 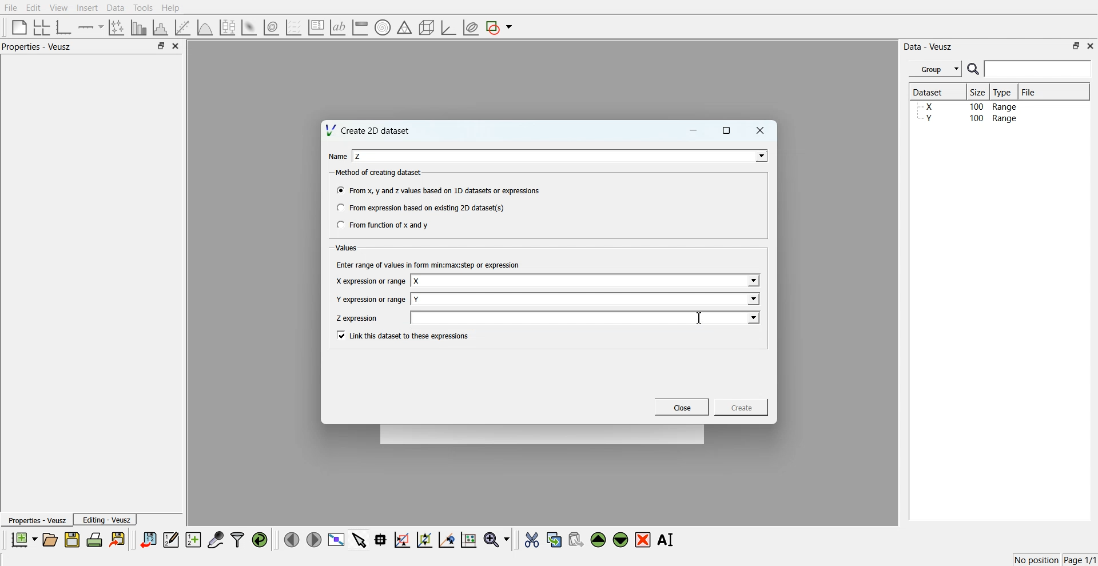 I want to click on Close, so click(x=682, y=407).